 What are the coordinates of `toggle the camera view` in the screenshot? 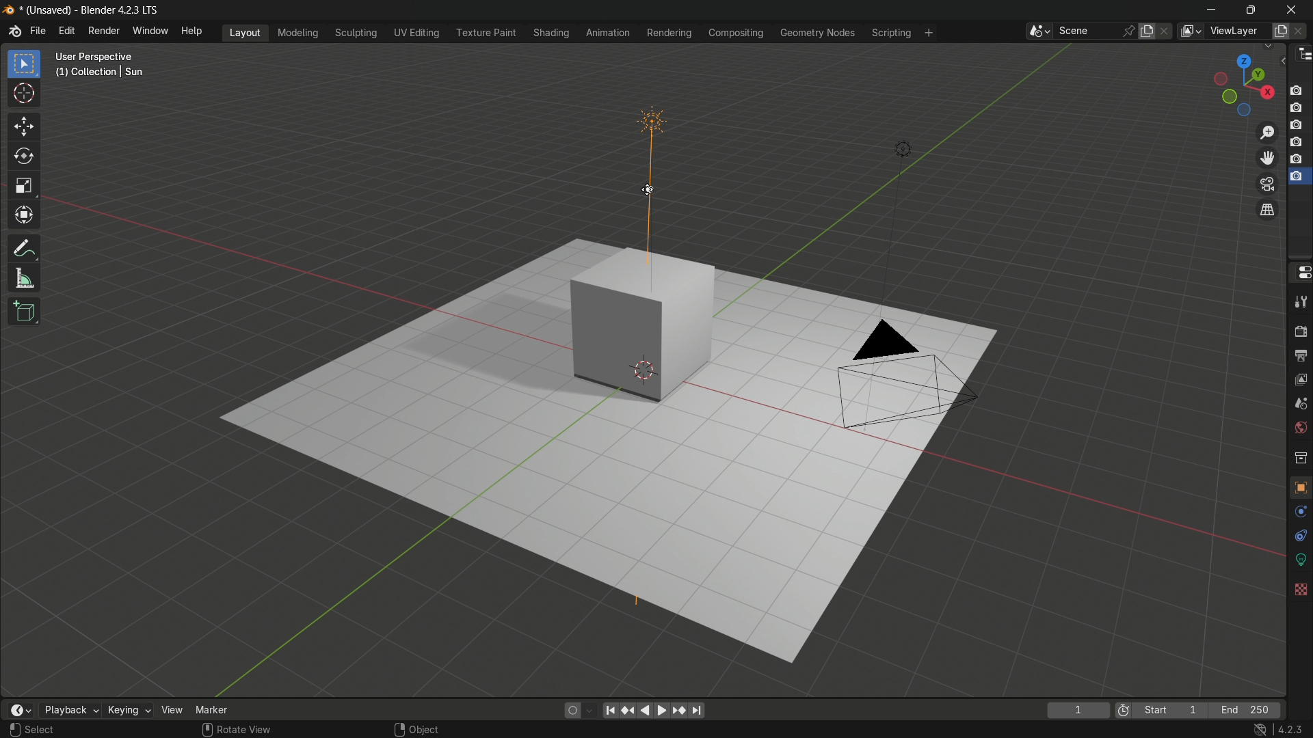 It's located at (1268, 184).